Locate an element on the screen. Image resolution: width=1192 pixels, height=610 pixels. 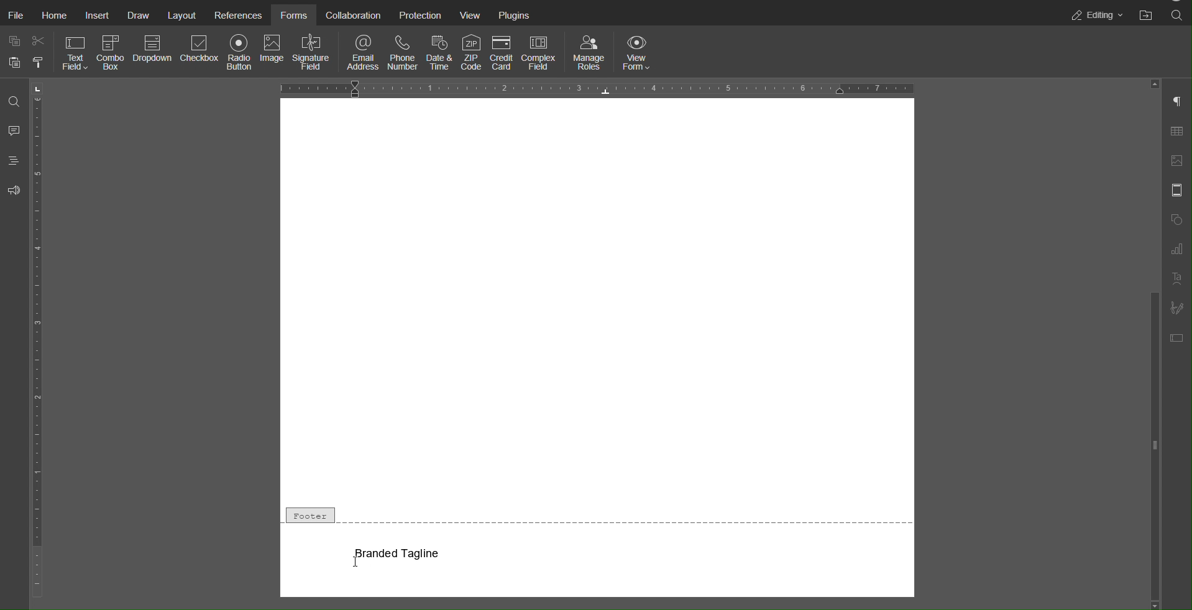
paste is located at coordinates (13, 66).